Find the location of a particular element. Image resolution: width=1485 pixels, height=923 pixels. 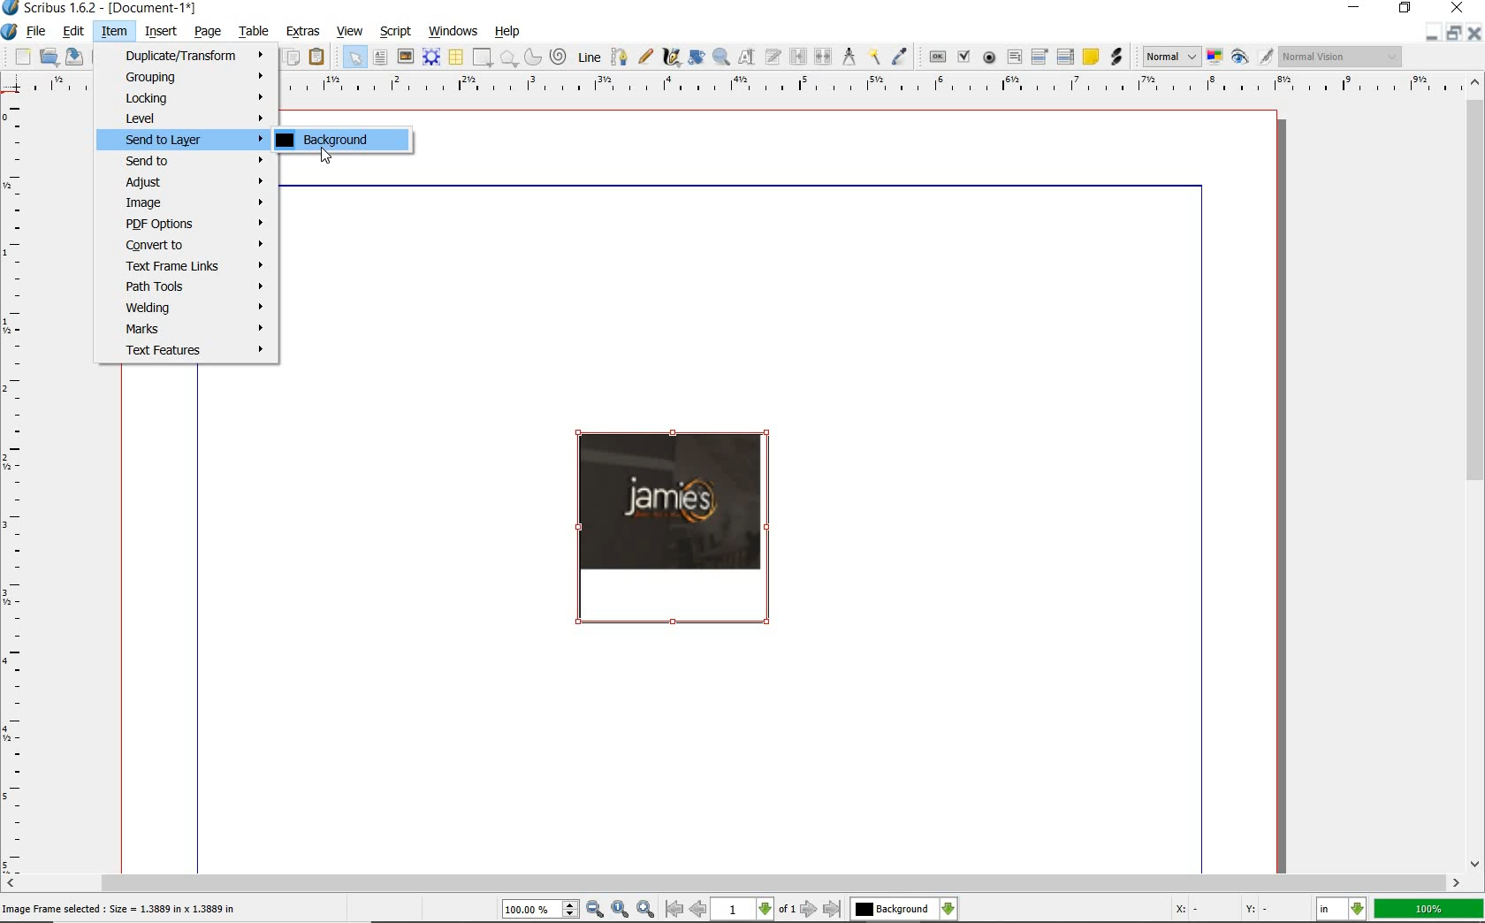

Adjust is located at coordinates (187, 182).